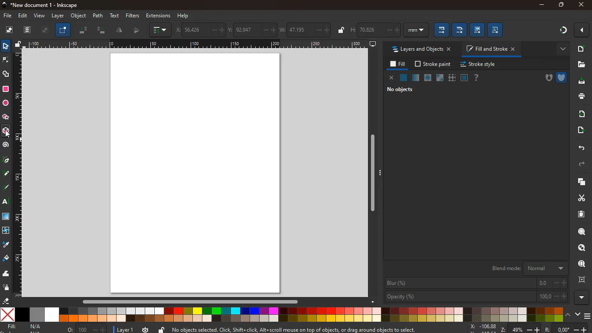 This screenshot has width=592, height=333. What do you see at coordinates (578, 198) in the screenshot?
I see `cut` at bounding box center [578, 198].